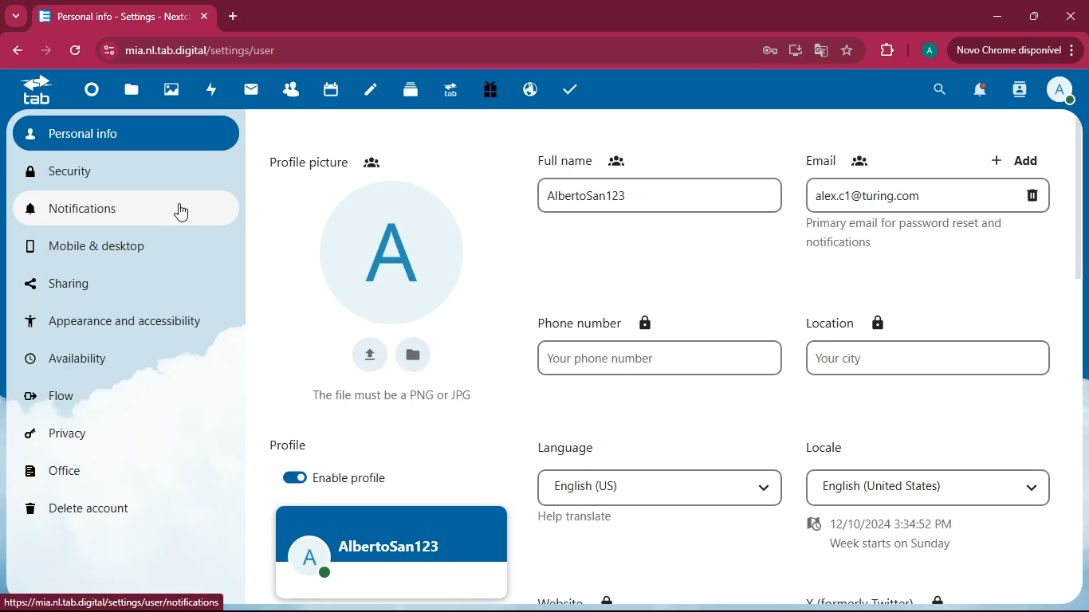  What do you see at coordinates (87, 93) in the screenshot?
I see `home` at bounding box center [87, 93].